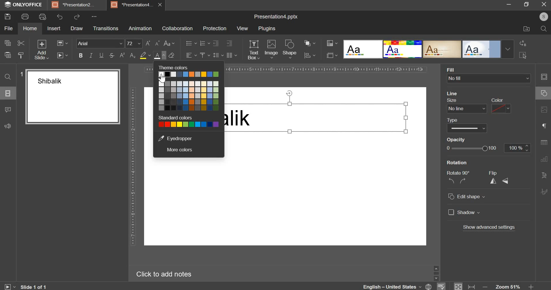 The image size is (551, 290). Describe the element at coordinates (509, 4) in the screenshot. I see `Restore down` at that location.